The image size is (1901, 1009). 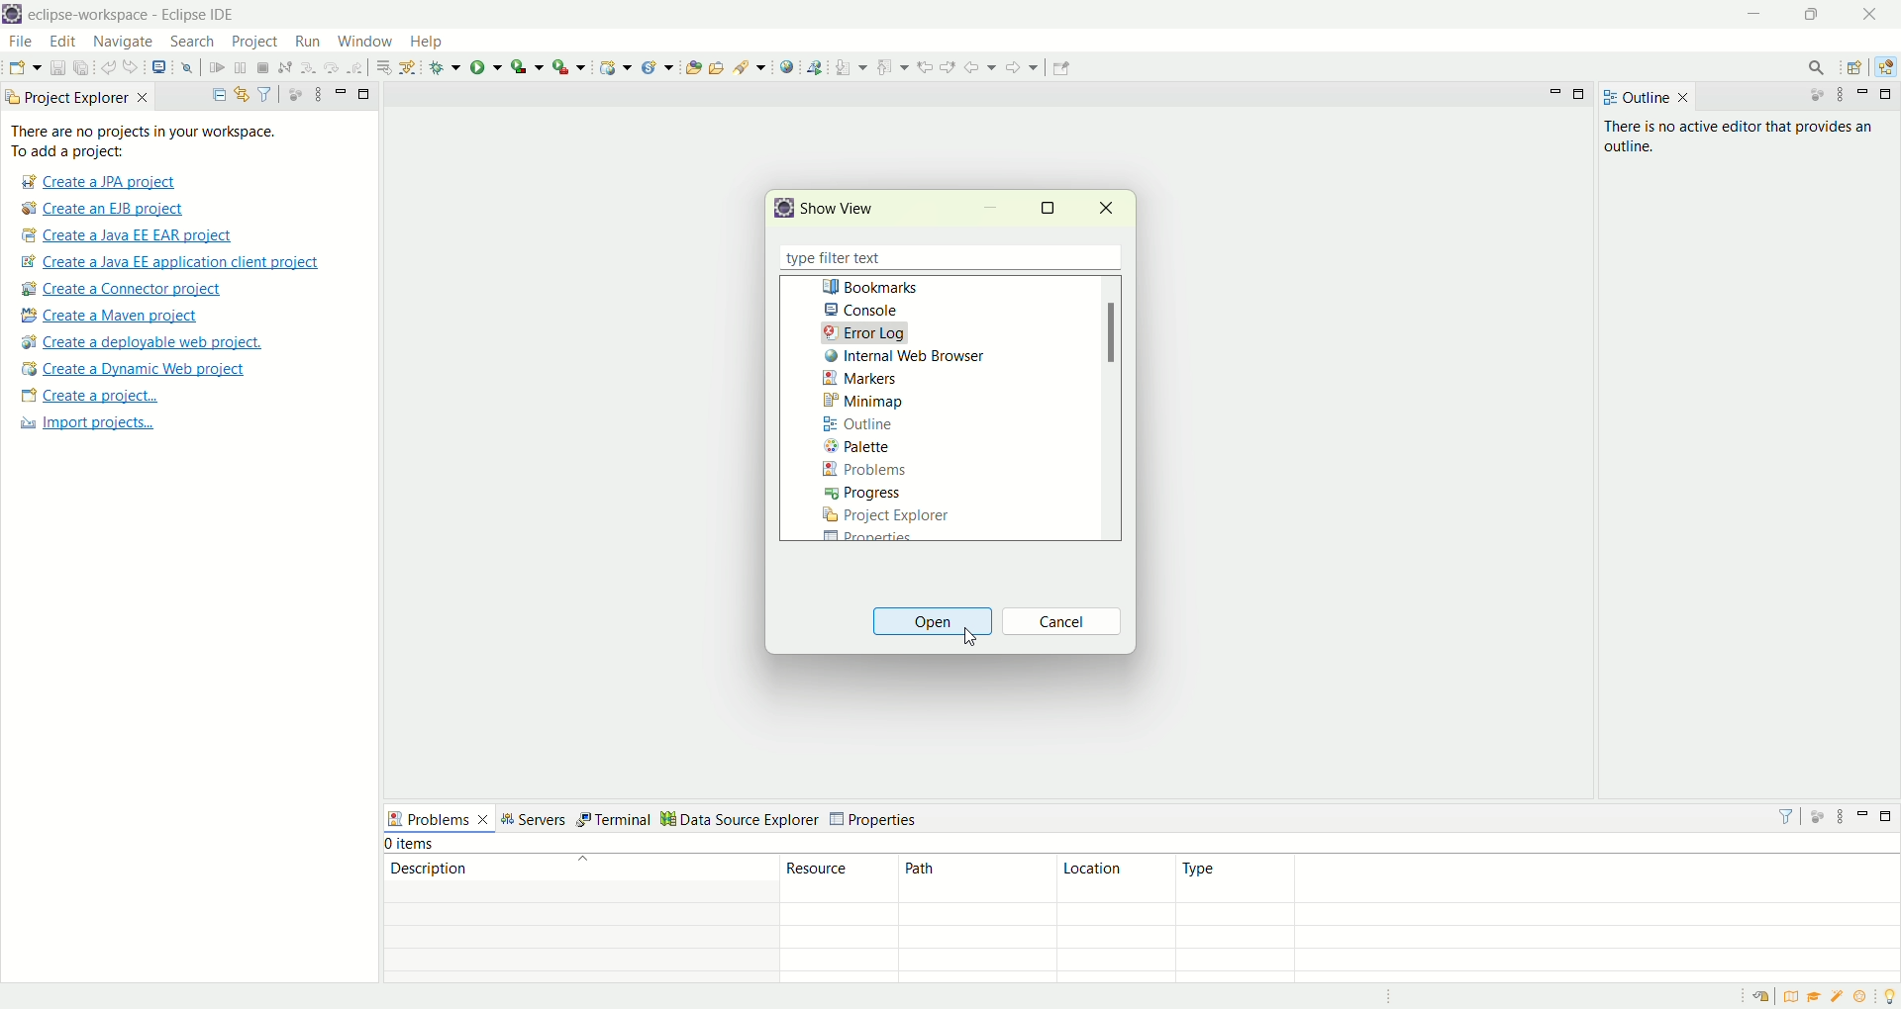 What do you see at coordinates (748, 67) in the screenshot?
I see `search` at bounding box center [748, 67].